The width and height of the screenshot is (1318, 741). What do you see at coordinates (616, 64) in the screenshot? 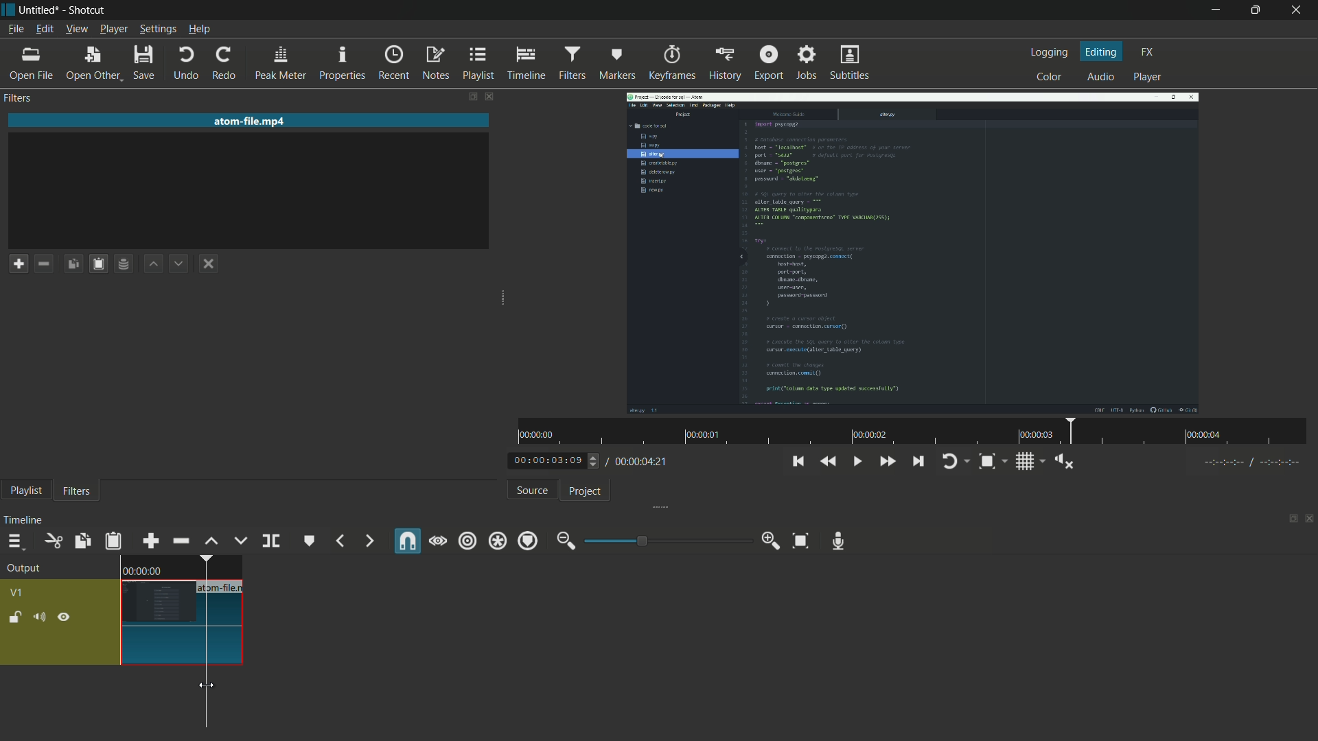
I see `markers` at bounding box center [616, 64].